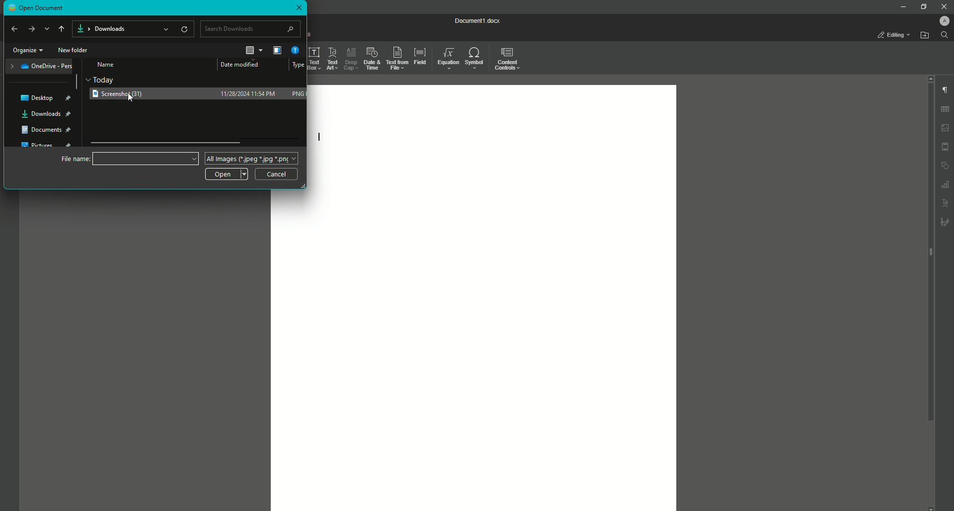 This screenshot has width=954, height=511. I want to click on Text Line, so click(318, 137).